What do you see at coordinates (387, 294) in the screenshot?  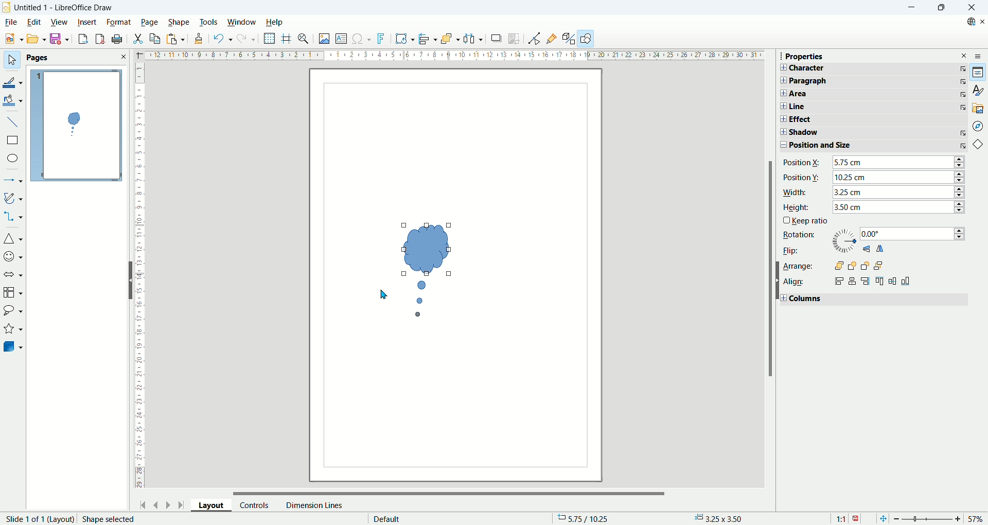 I see `Cursor` at bounding box center [387, 294].